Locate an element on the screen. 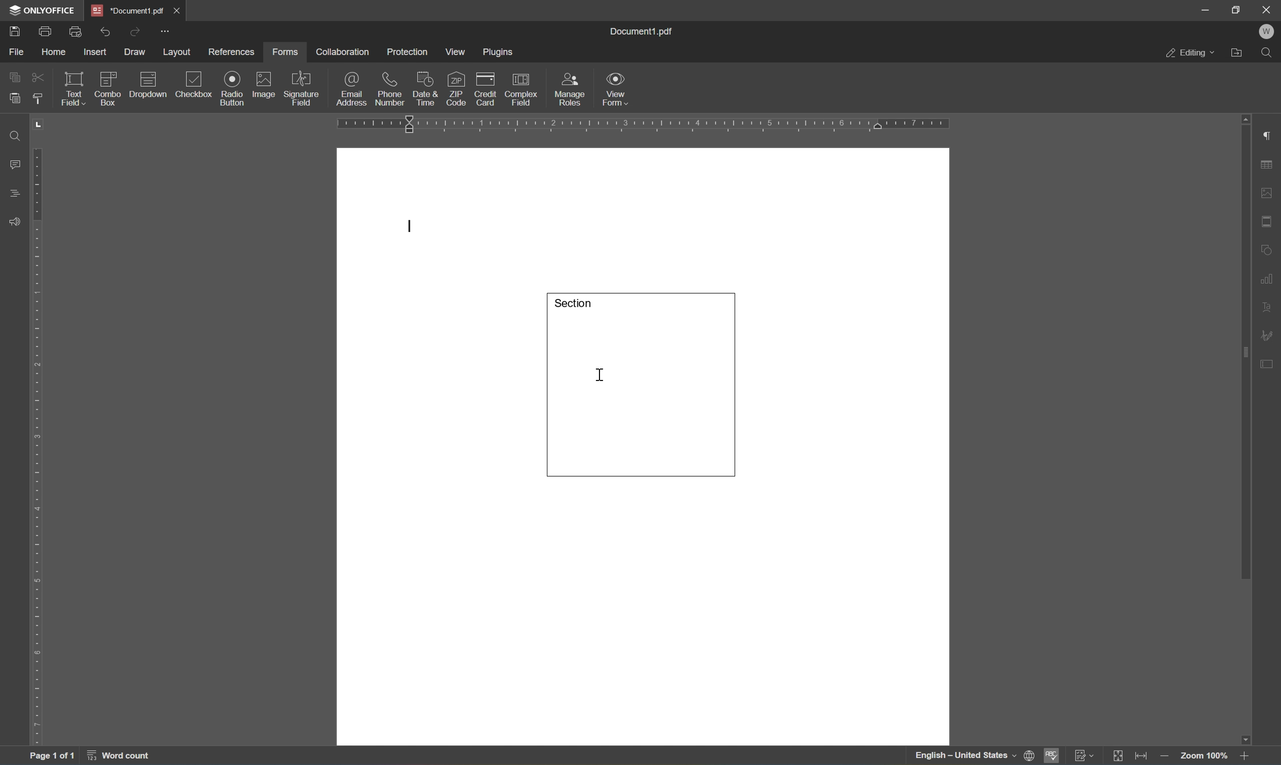  zoom out is located at coordinates (1168, 756).